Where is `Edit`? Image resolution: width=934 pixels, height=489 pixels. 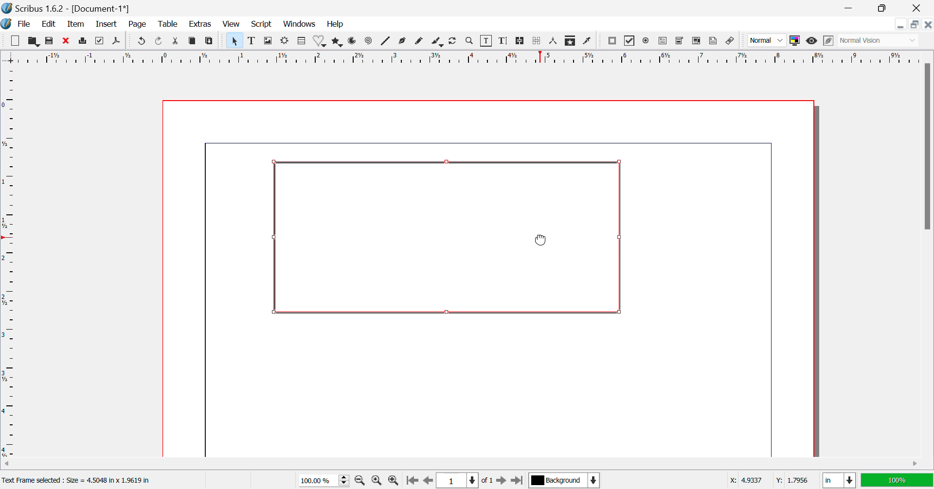 Edit is located at coordinates (50, 25).